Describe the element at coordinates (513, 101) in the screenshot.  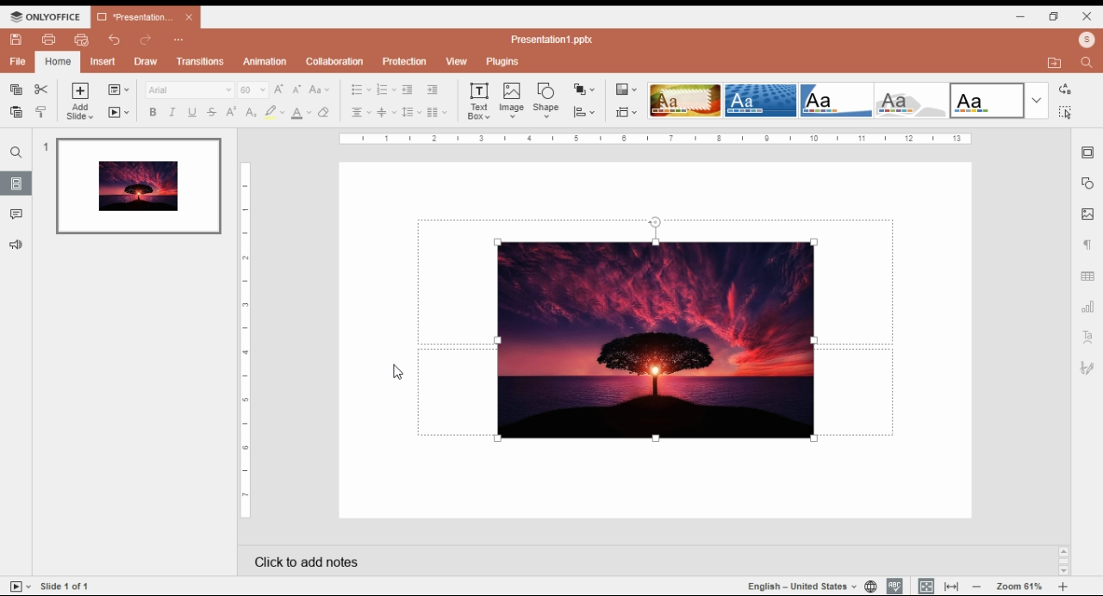
I see `insert image` at that location.